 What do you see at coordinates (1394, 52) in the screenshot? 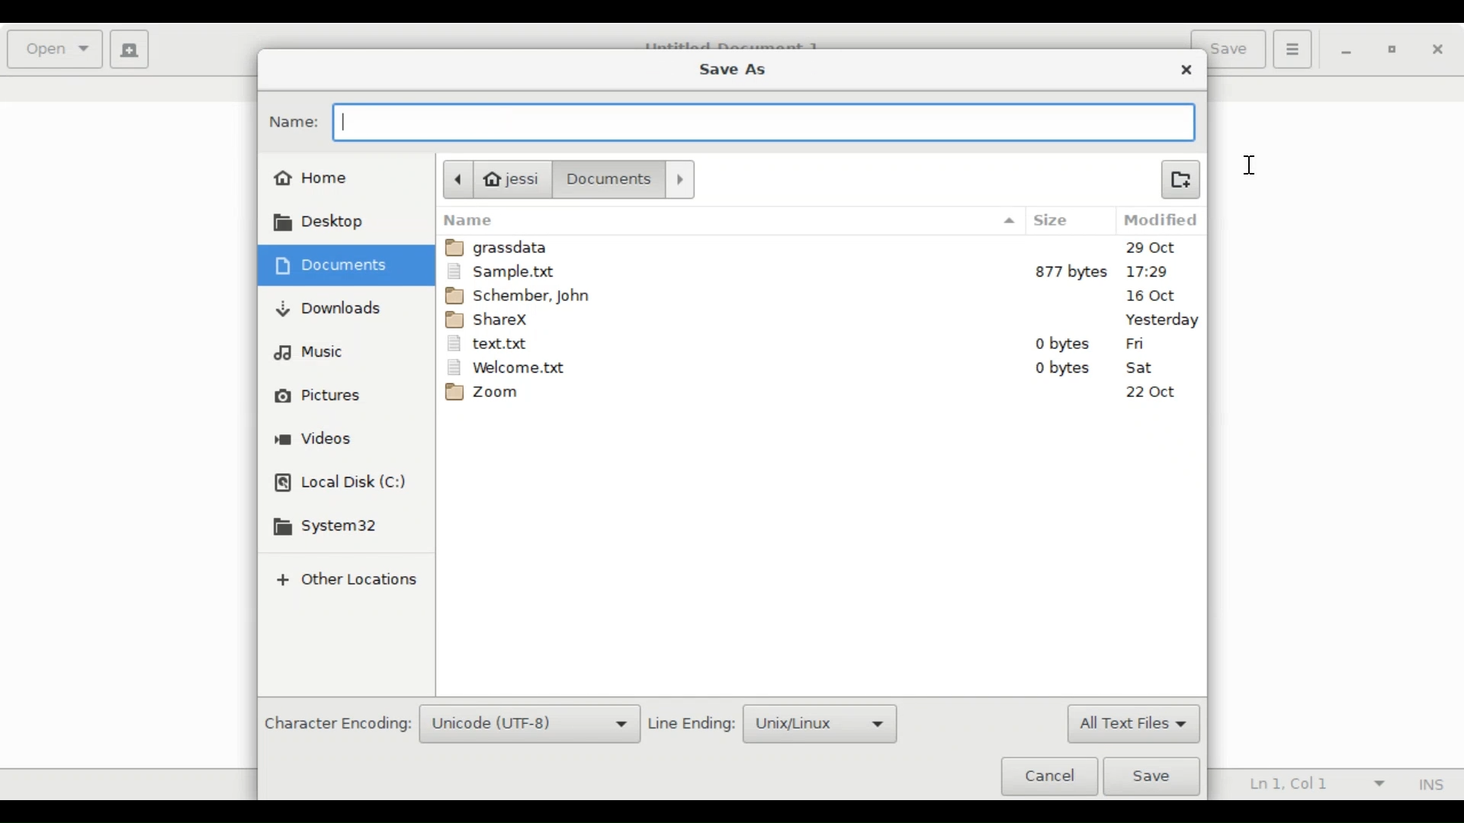
I see `Restore` at bounding box center [1394, 52].